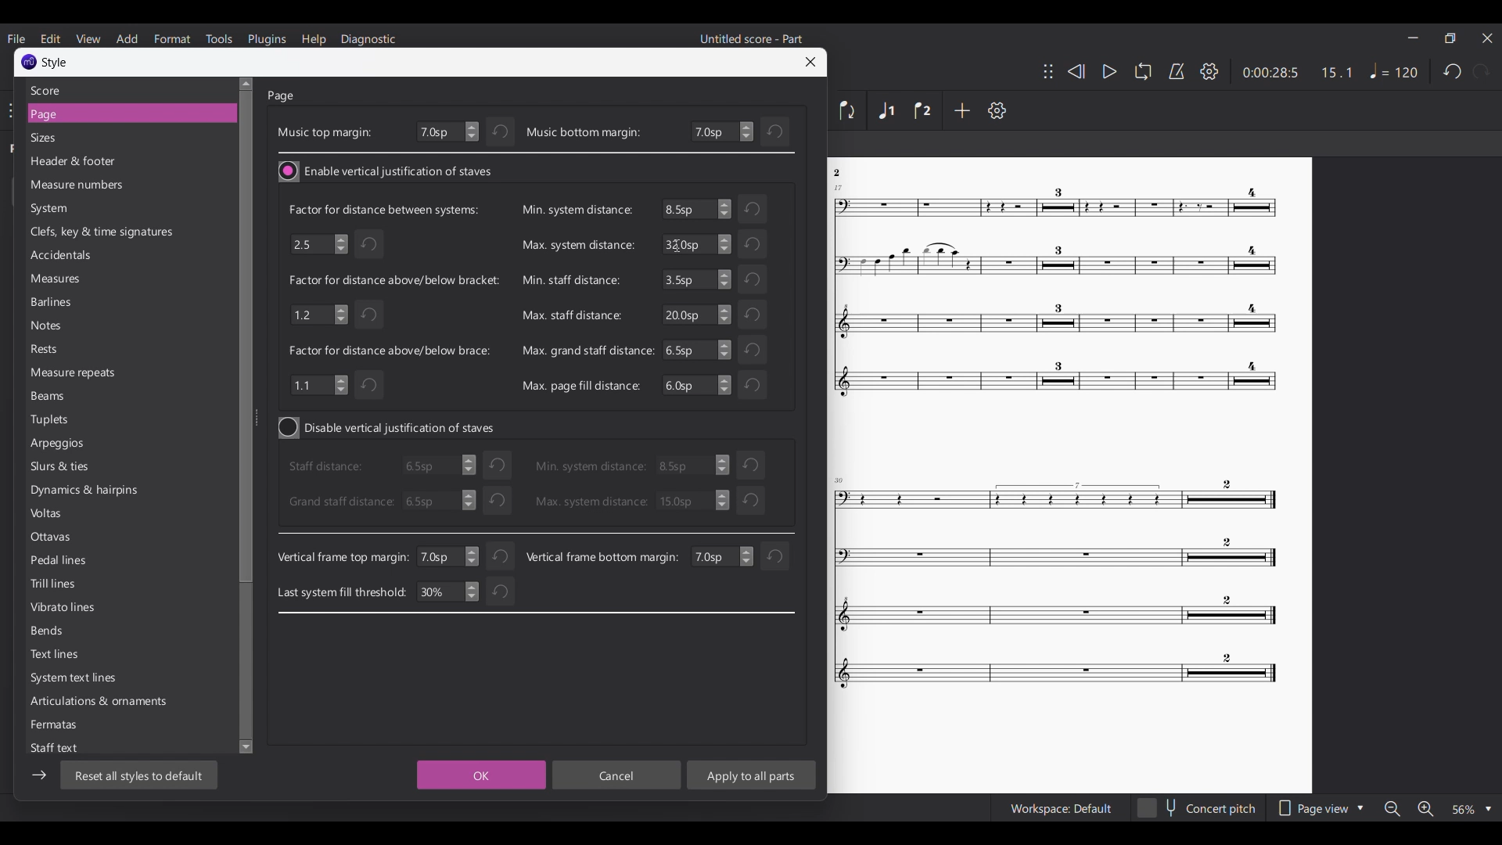  What do you see at coordinates (77, 372) in the screenshot?
I see `Measure repeats` at bounding box center [77, 372].